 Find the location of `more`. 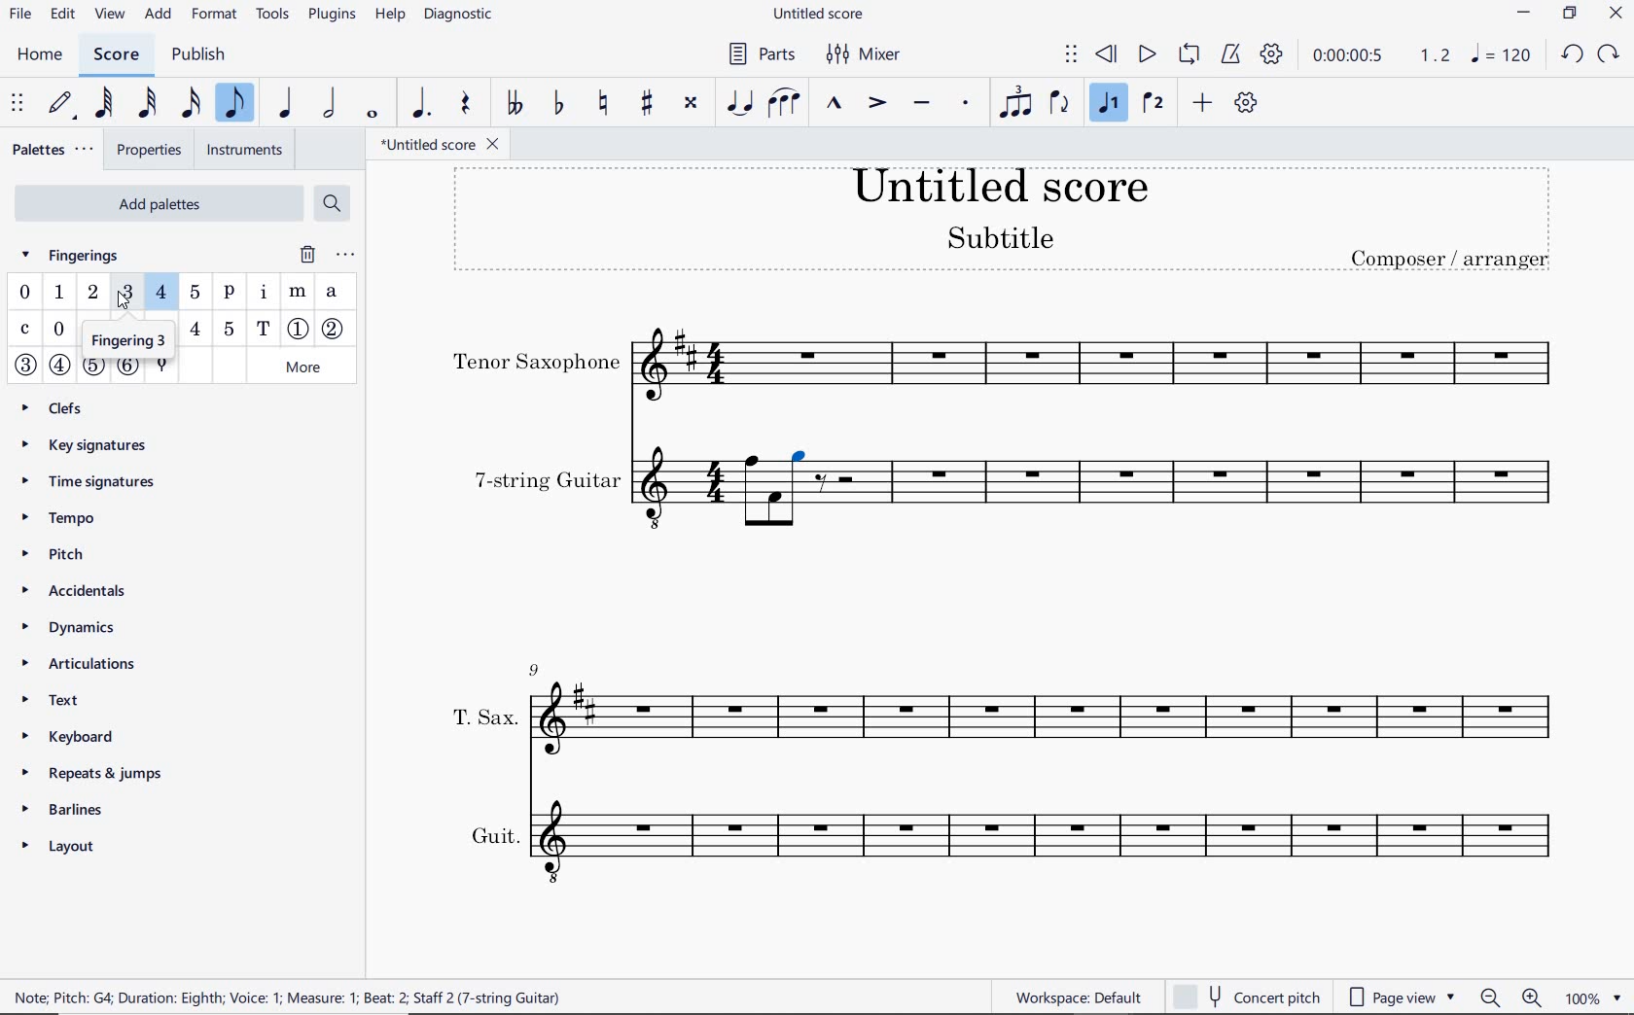

more is located at coordinates (305, 367).